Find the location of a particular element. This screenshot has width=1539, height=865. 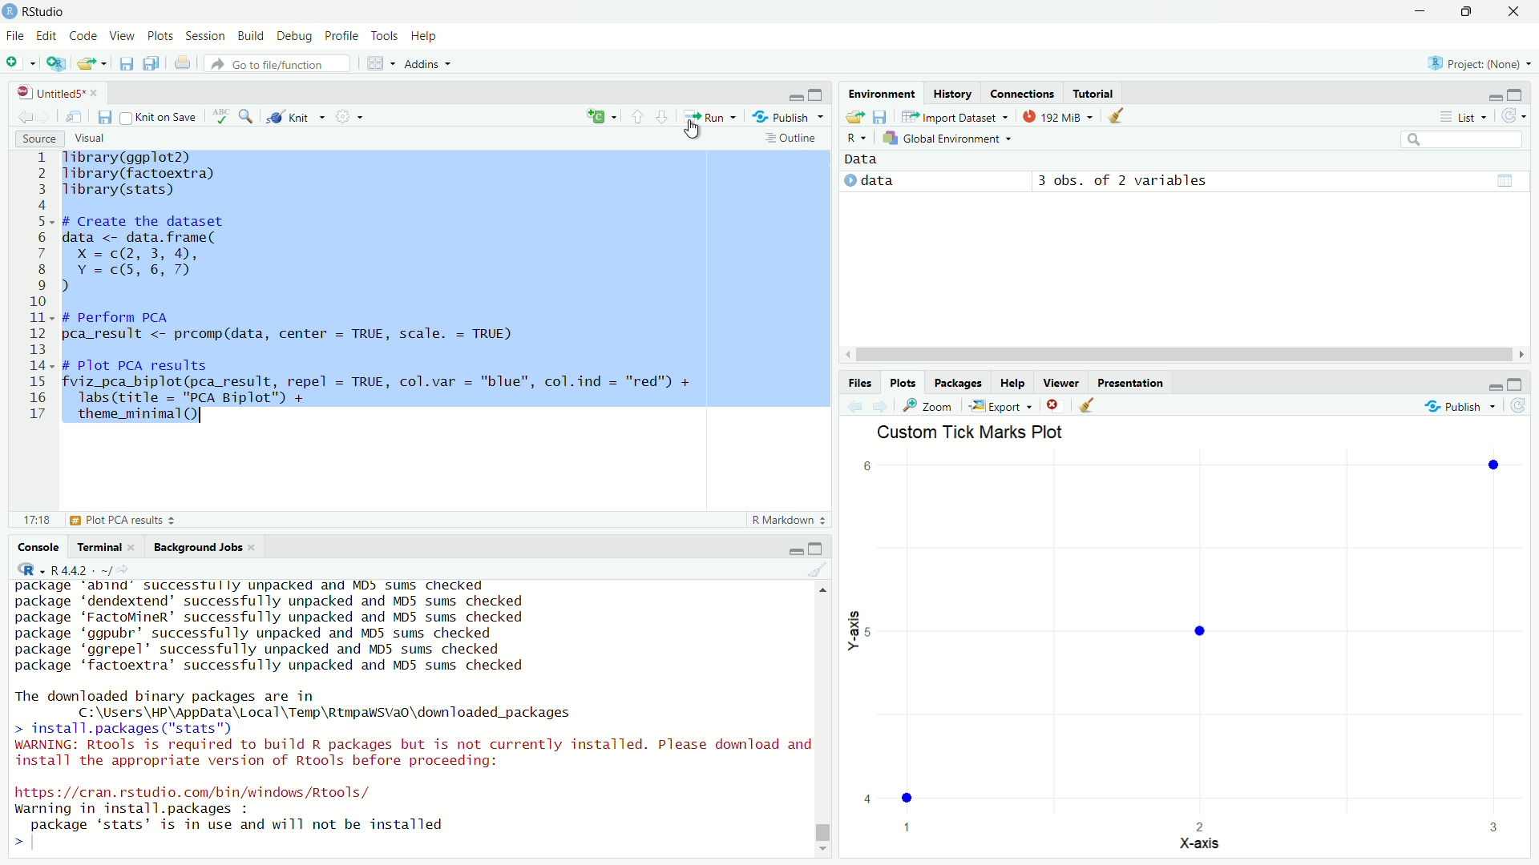

profile is located at coordinates (343, 37).